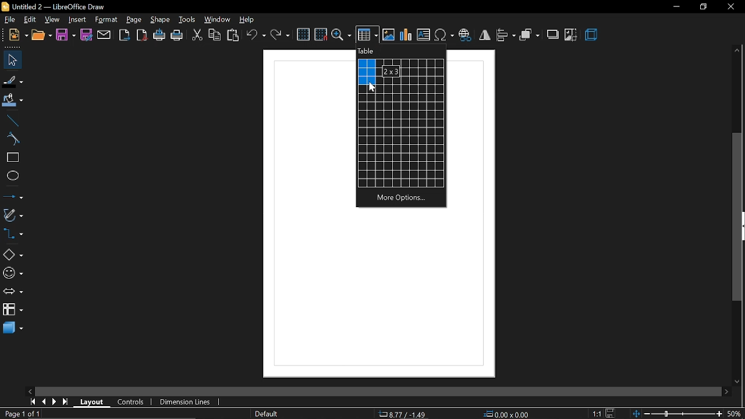 Image resolution: width=745 pixels, height=419 pixels. Describe the element at coordinates (572, 35) in the screenshot. I see `crop` at that location.